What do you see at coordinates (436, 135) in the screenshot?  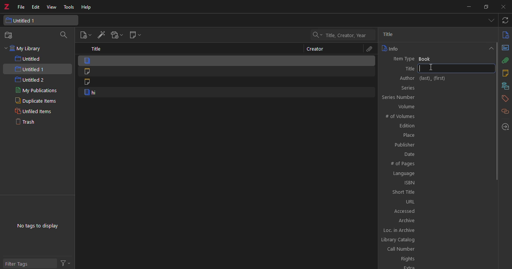 I see `Place` at bounding box center [436, 135].